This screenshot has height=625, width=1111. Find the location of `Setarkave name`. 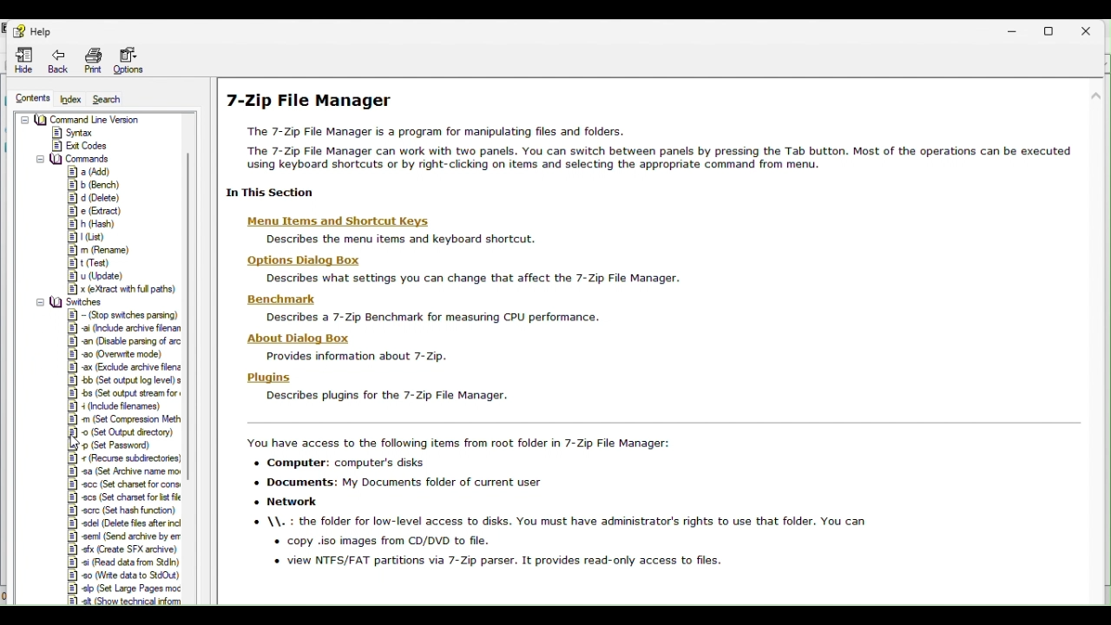

Setarkave name is located at coordinates (127, 471).